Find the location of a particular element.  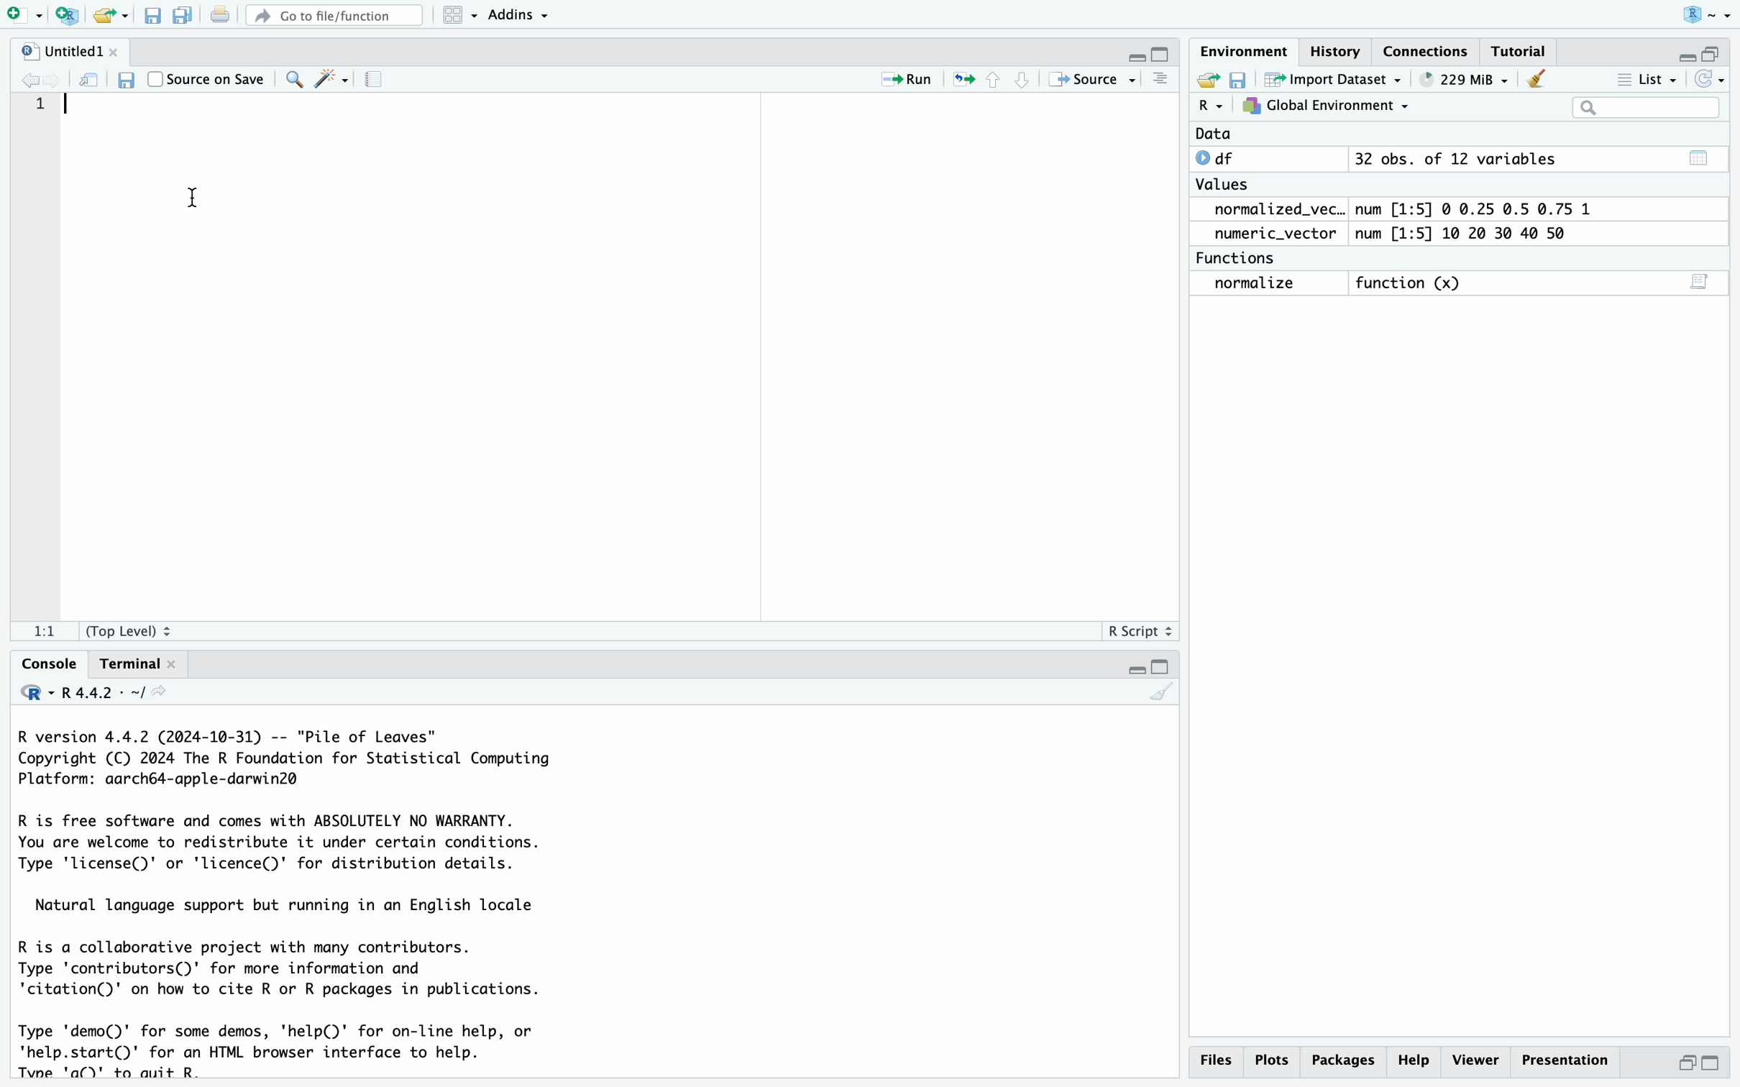

R Script is located at coordinates (1137, 634).